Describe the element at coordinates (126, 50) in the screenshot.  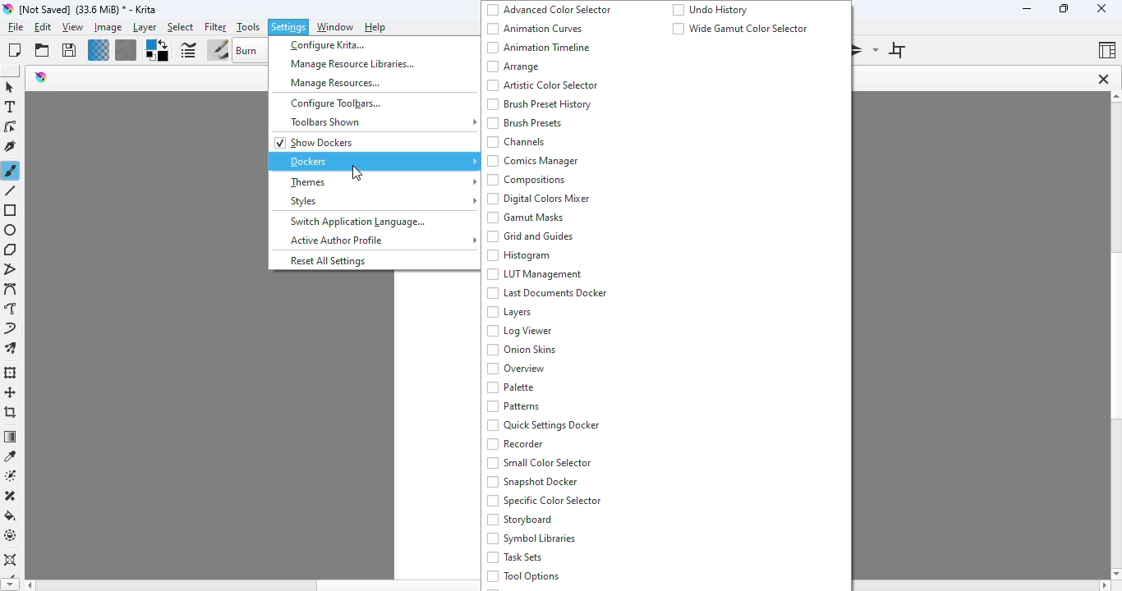
I see `fill pattern` at that location.